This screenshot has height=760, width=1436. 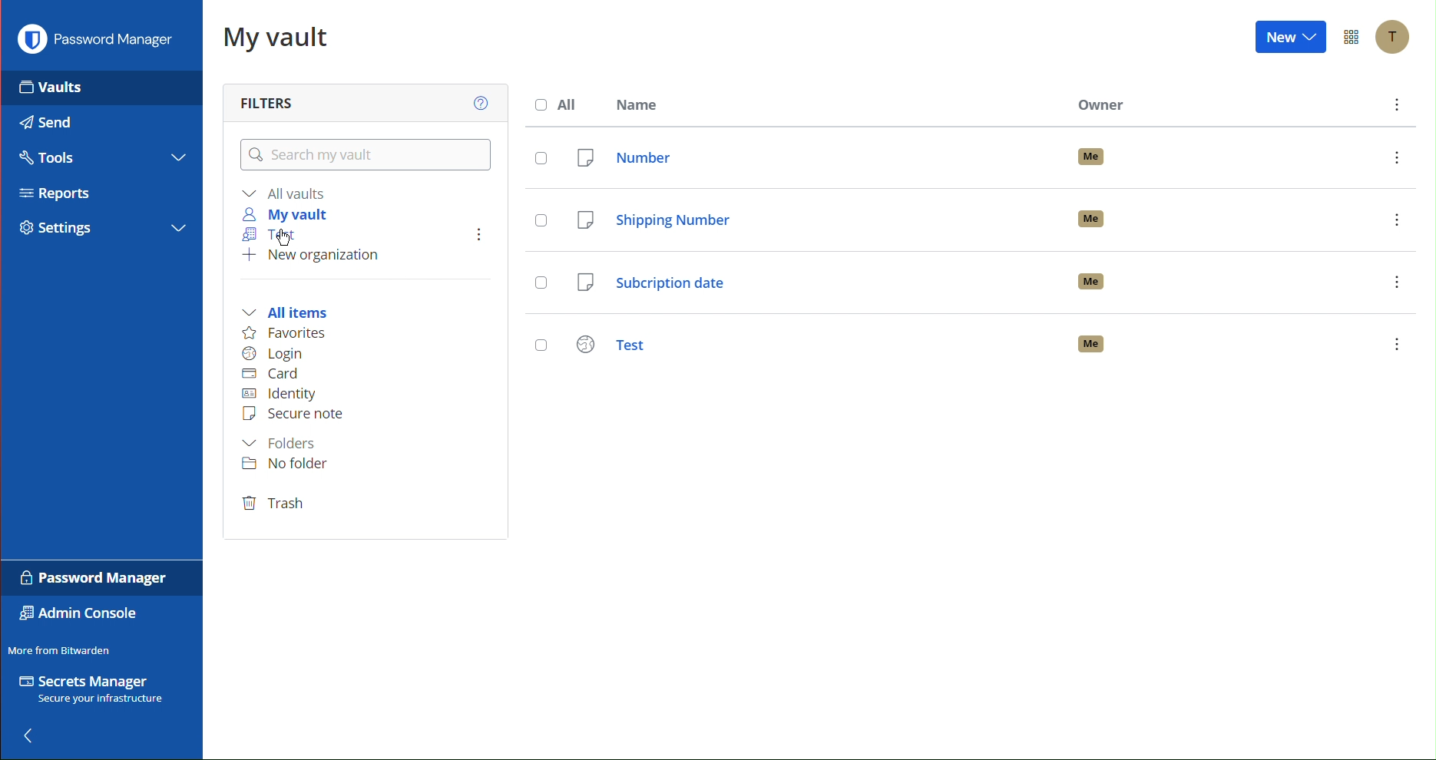 I want to click on Cursor, so click(x=286, y=238).